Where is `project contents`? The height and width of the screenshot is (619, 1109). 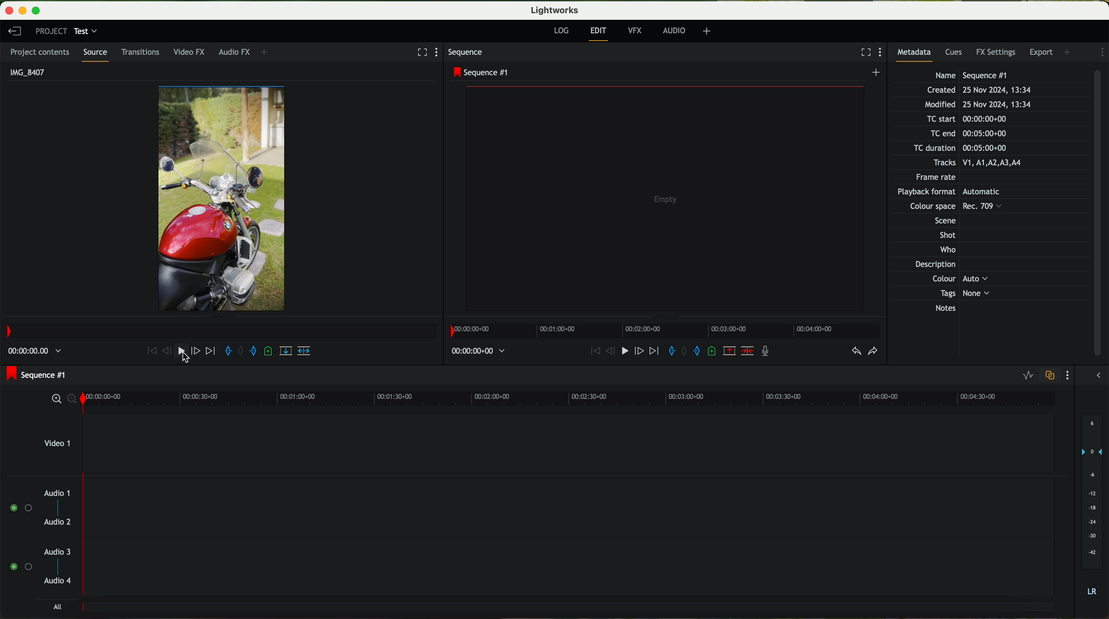 project contents is located at coordinates (41, 52).